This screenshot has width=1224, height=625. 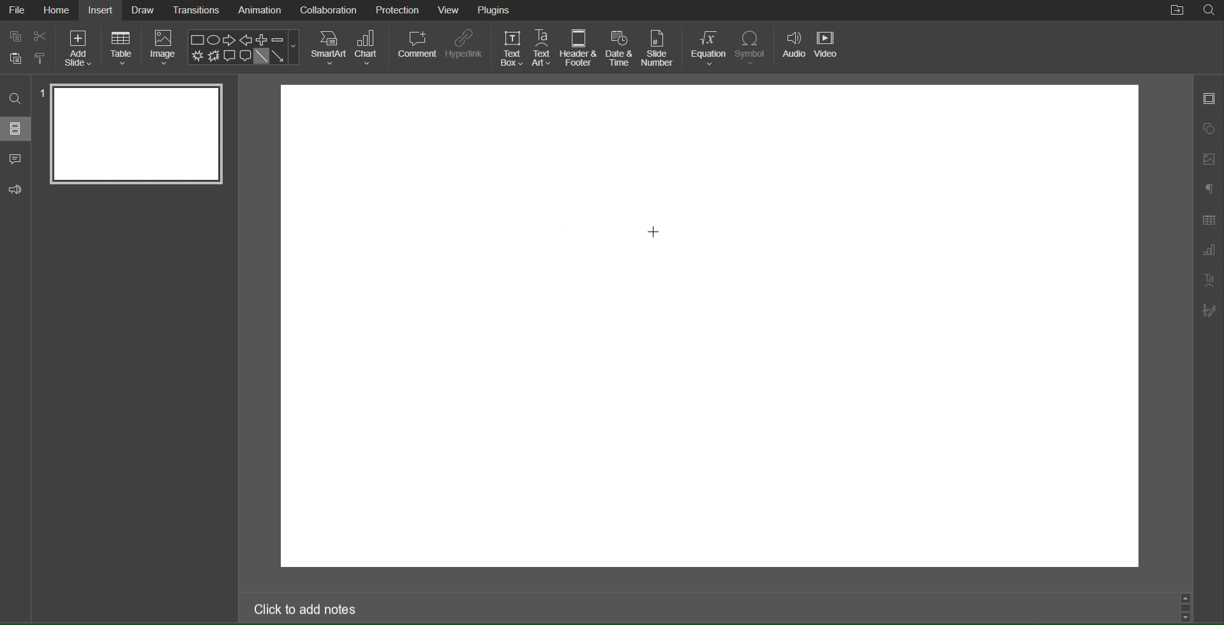 I want to click on Text Box, so click(x=510, y=47).